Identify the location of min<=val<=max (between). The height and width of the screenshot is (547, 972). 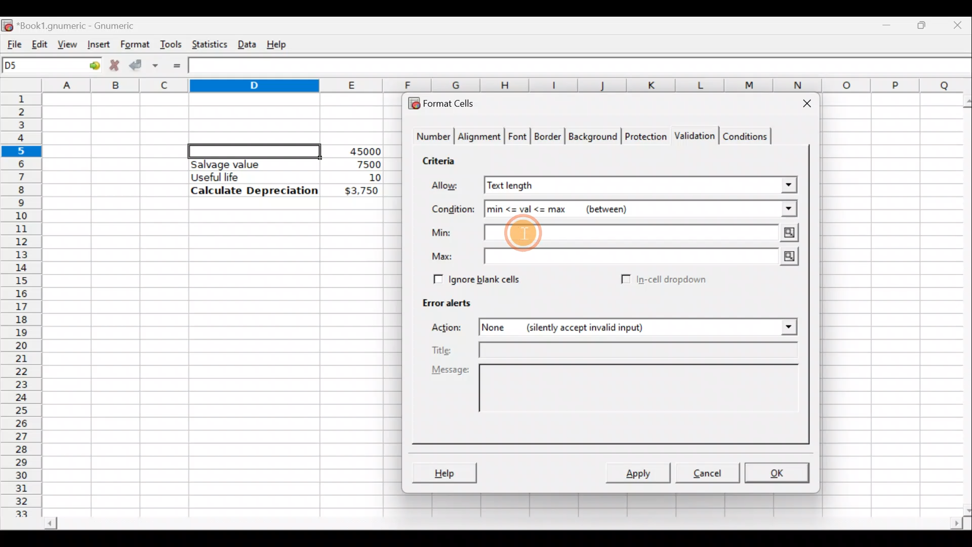
(606, 208).